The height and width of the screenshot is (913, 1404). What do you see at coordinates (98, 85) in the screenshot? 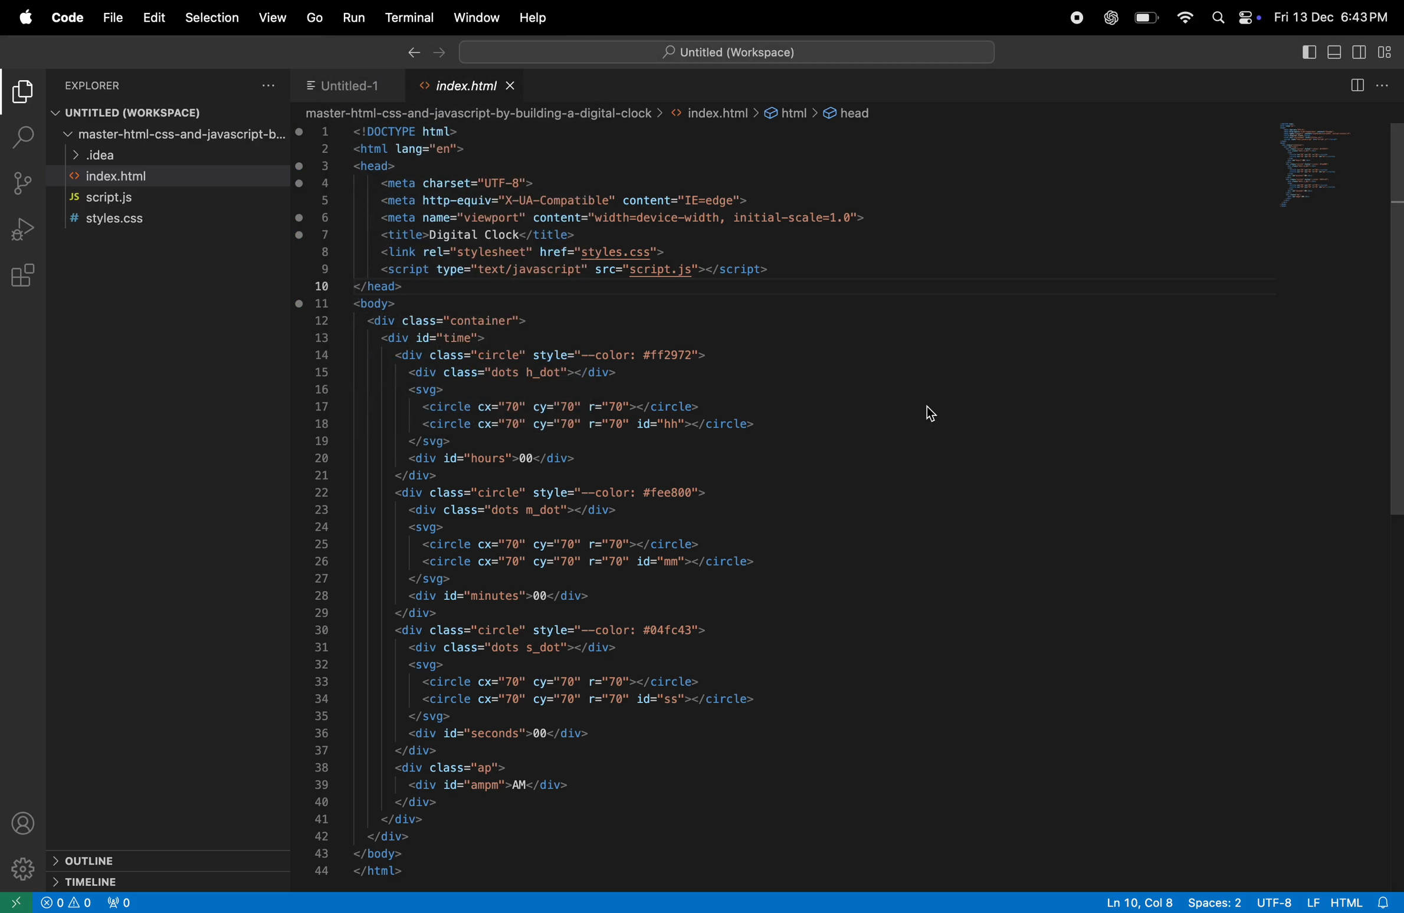
I see `Explorer` at bounding box center [98, 85].